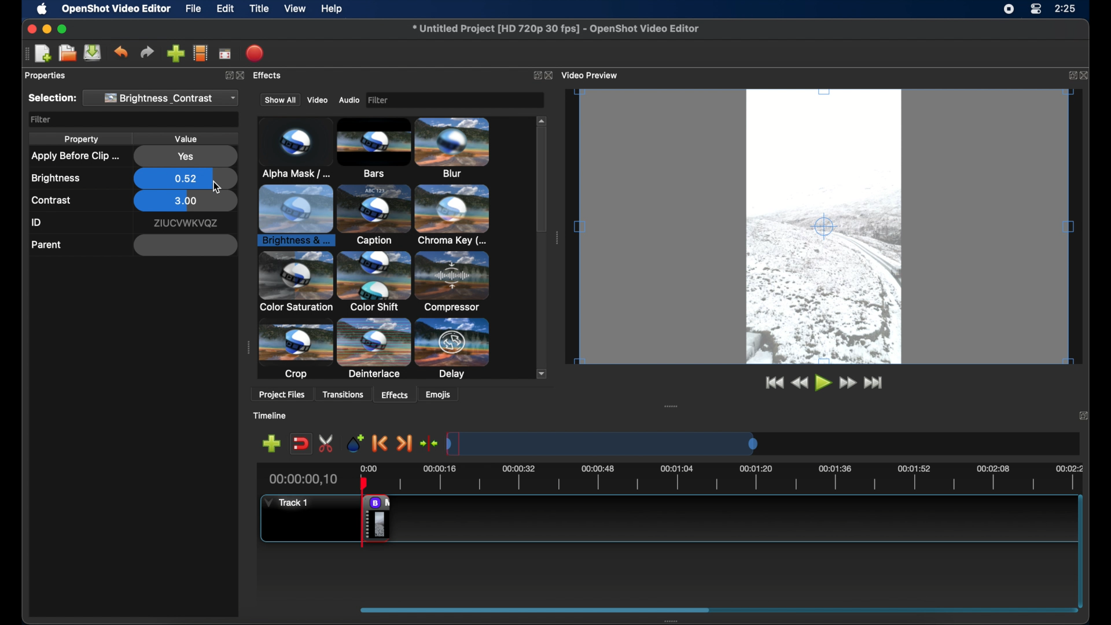 This screenshot has height=625, width=1111. Describe the element at coordinates (247, 348) in the screenshot. I see `drag handle` at that location.